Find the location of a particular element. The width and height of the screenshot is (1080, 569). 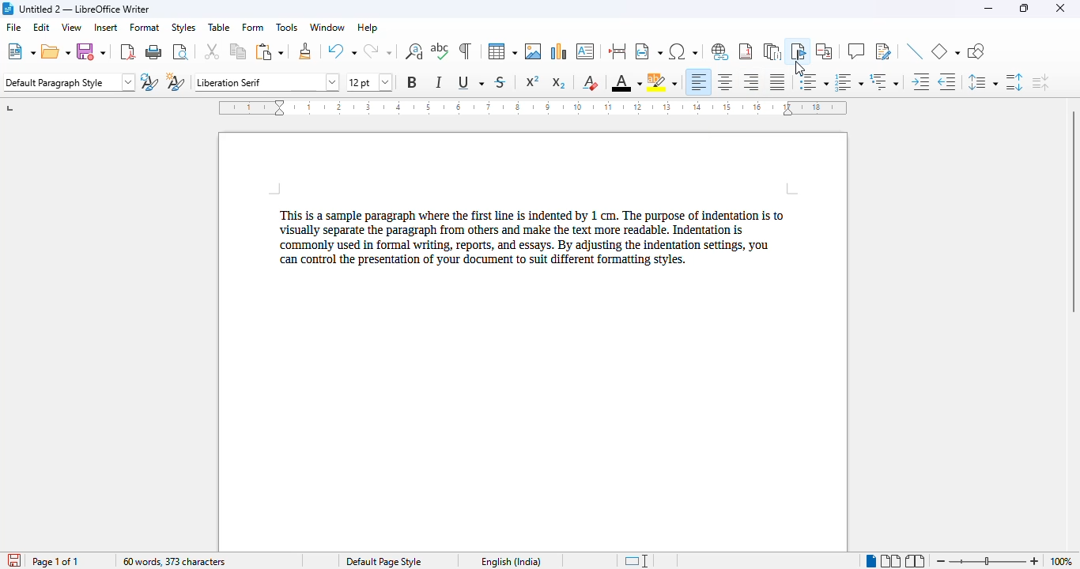

table is located at coordinates (219, 27).